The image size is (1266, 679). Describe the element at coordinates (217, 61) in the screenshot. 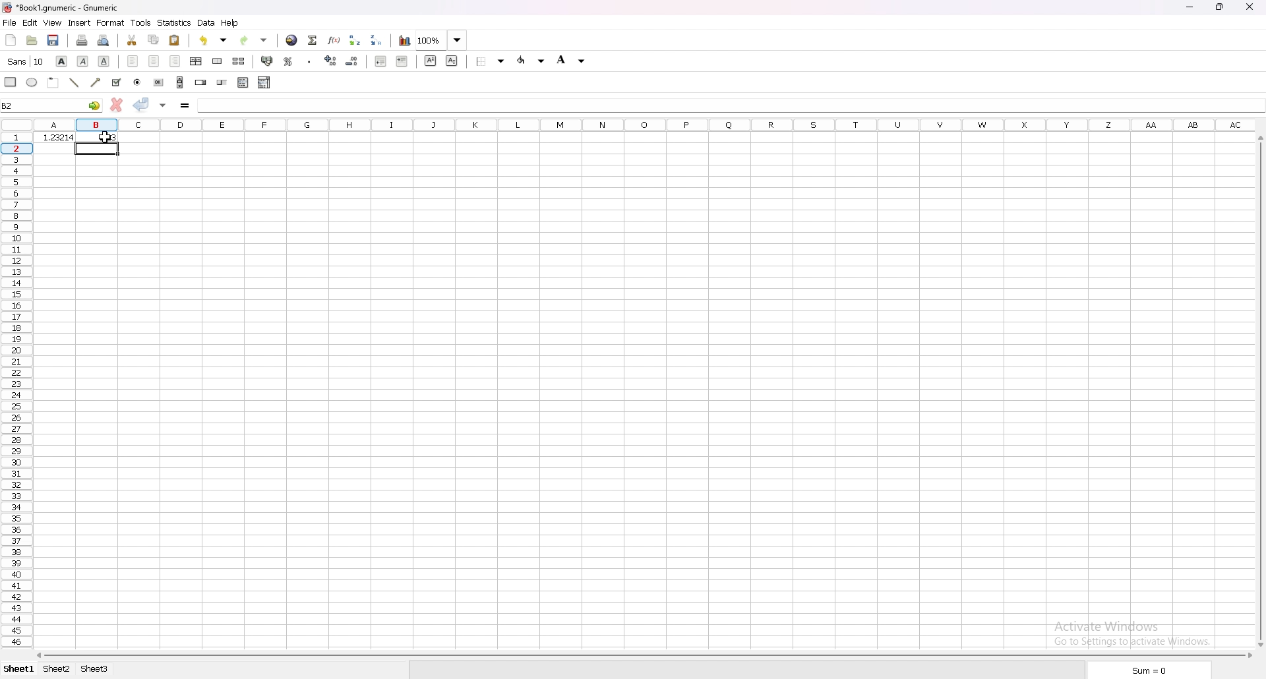

I see `merge cells` at that location.